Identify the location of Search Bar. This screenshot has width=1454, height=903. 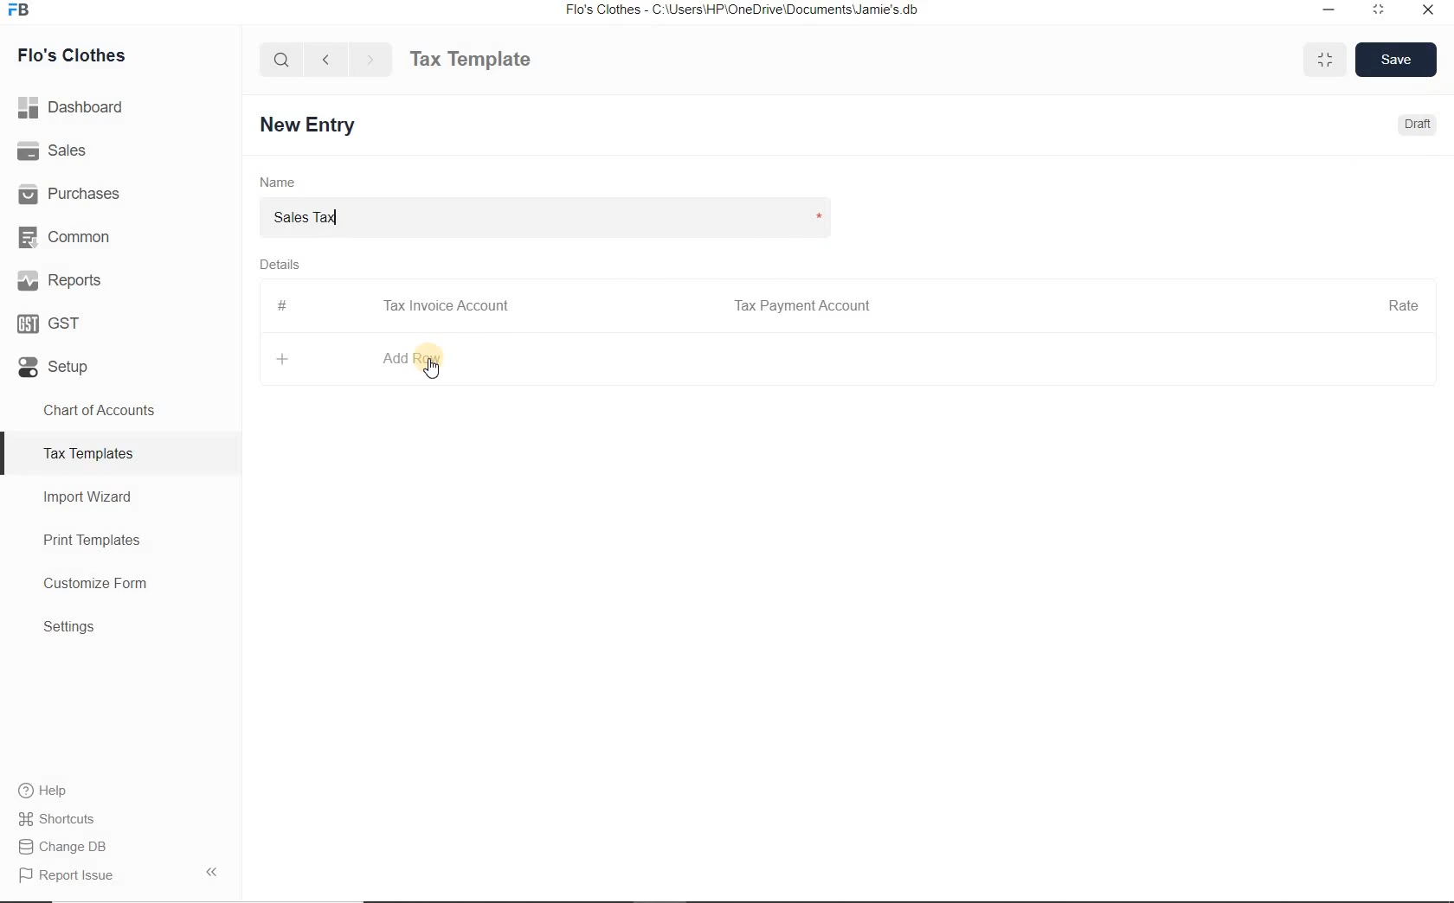
(282, 58).